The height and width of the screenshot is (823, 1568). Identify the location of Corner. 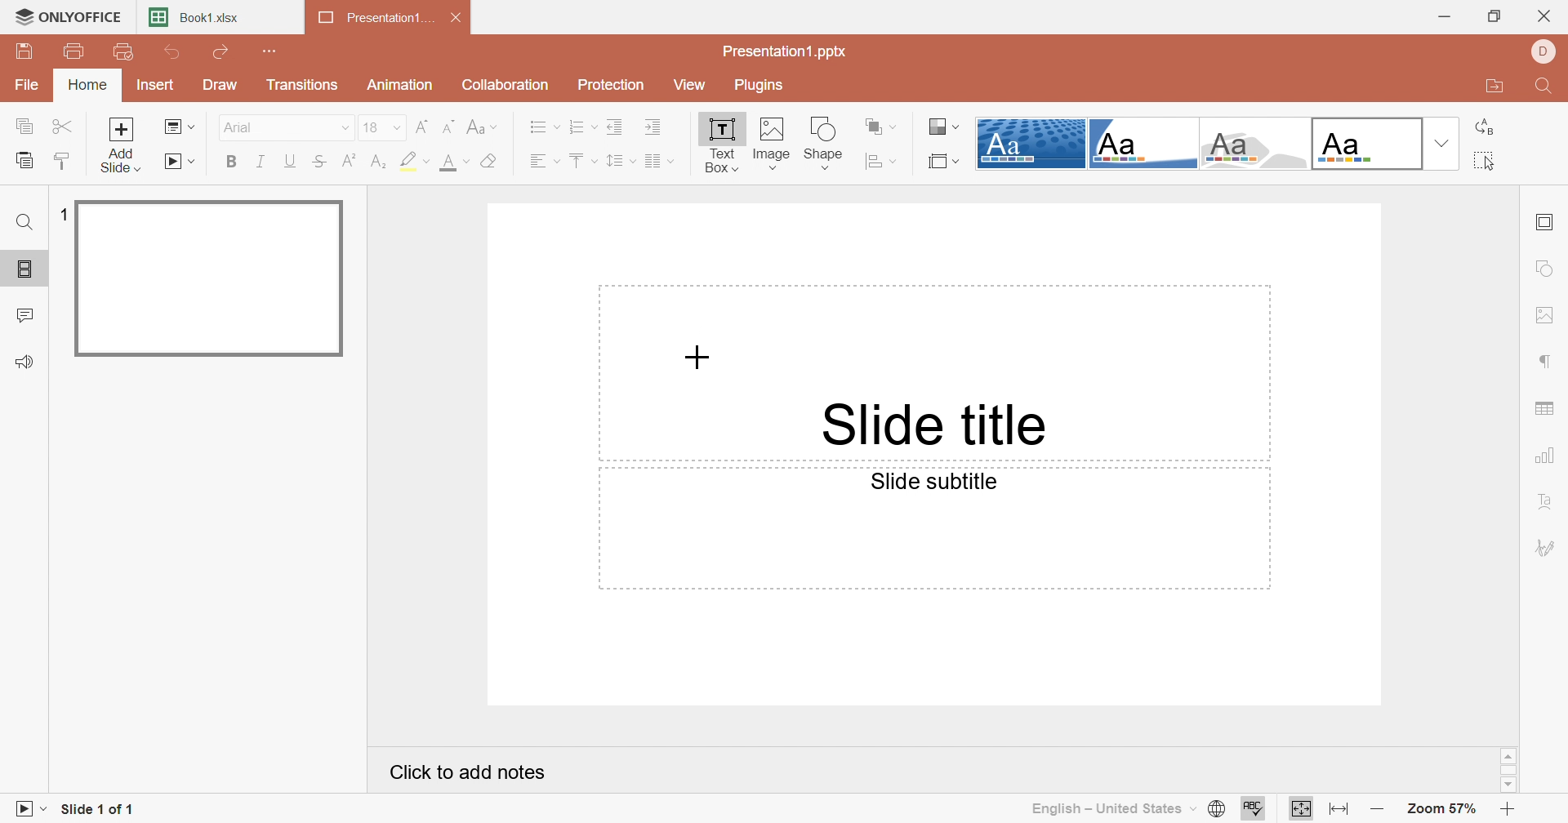
(1143, 144).